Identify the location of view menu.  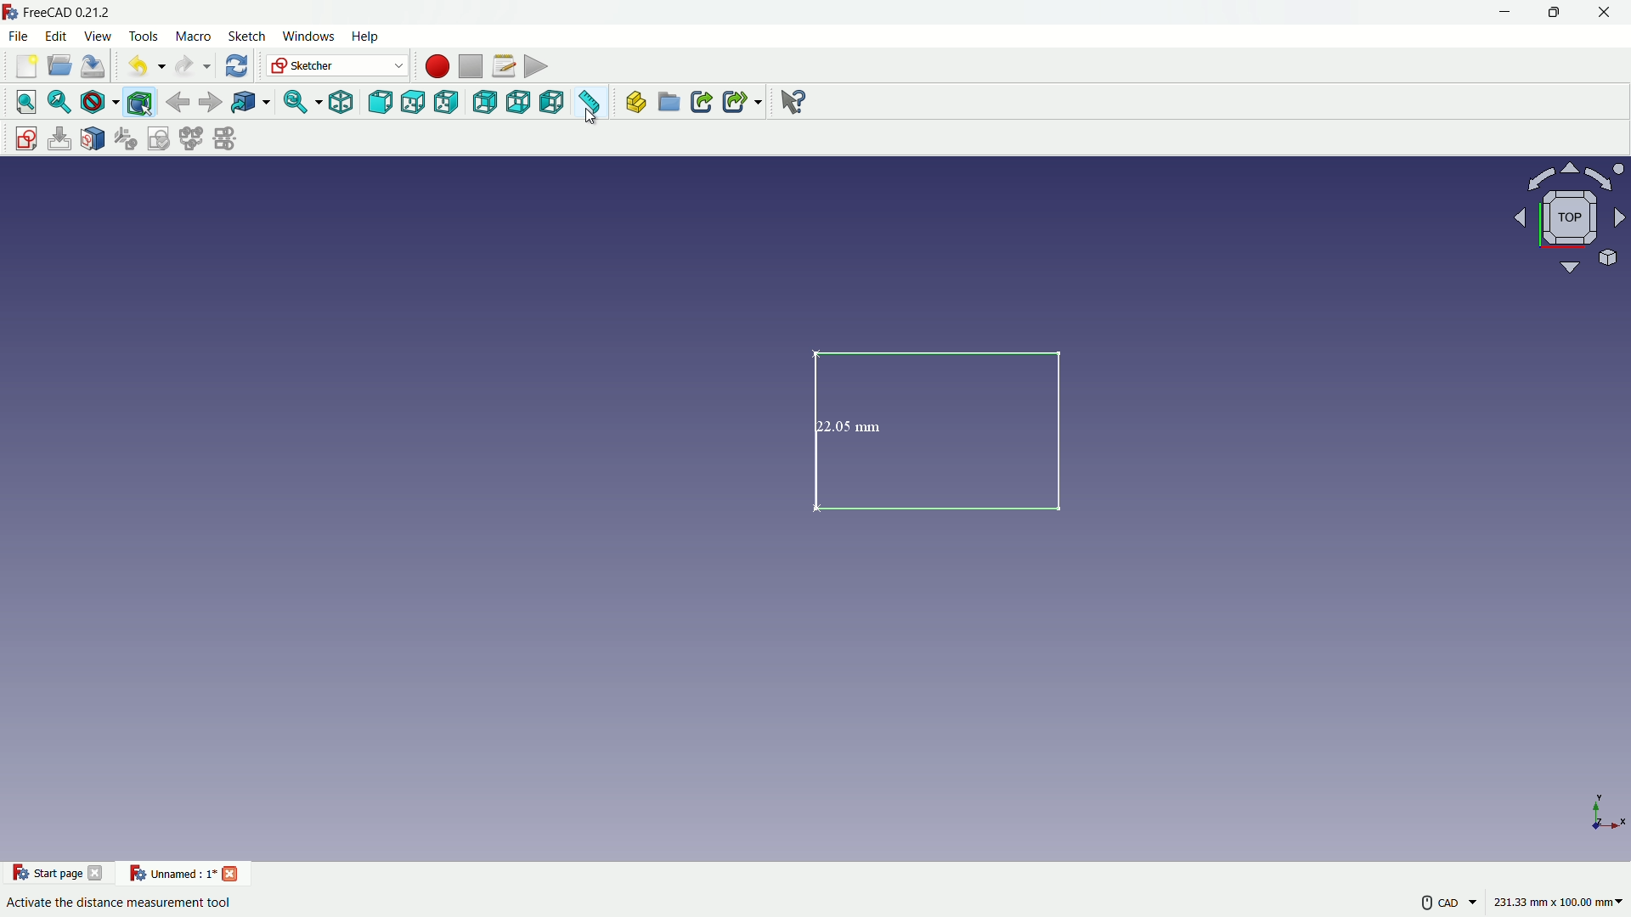
(96, 37).